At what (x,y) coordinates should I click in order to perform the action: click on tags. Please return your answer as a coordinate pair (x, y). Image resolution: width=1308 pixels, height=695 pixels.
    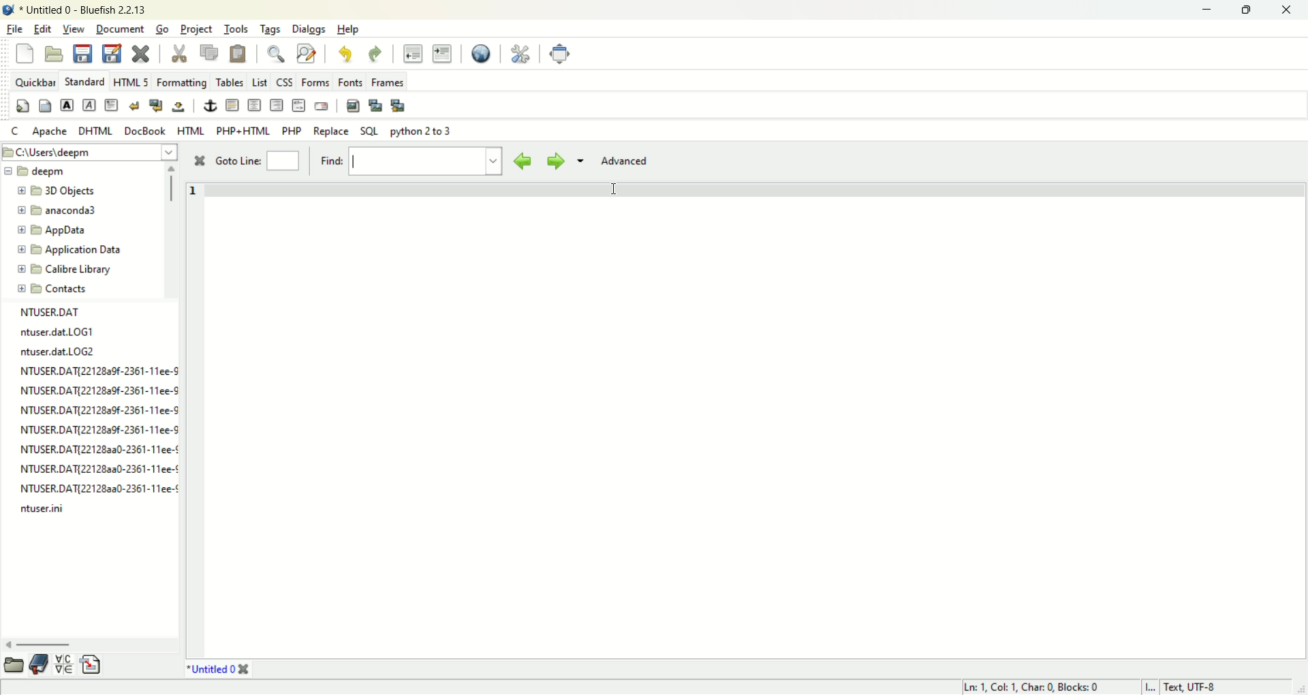
    Looking at the image, I should click on (269, 29).